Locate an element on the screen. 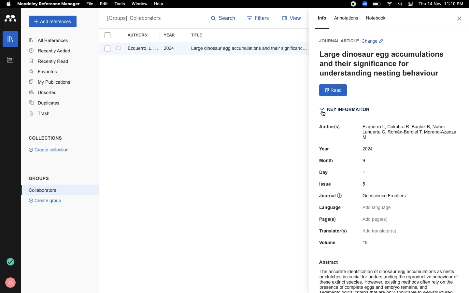 This screenshot has width=469, height=293. My Publications is located at coordinates (50, 83).